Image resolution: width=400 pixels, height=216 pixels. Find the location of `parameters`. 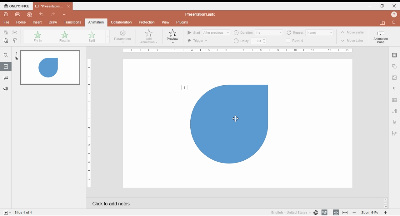

parameters is located at coordinates (122, 36).